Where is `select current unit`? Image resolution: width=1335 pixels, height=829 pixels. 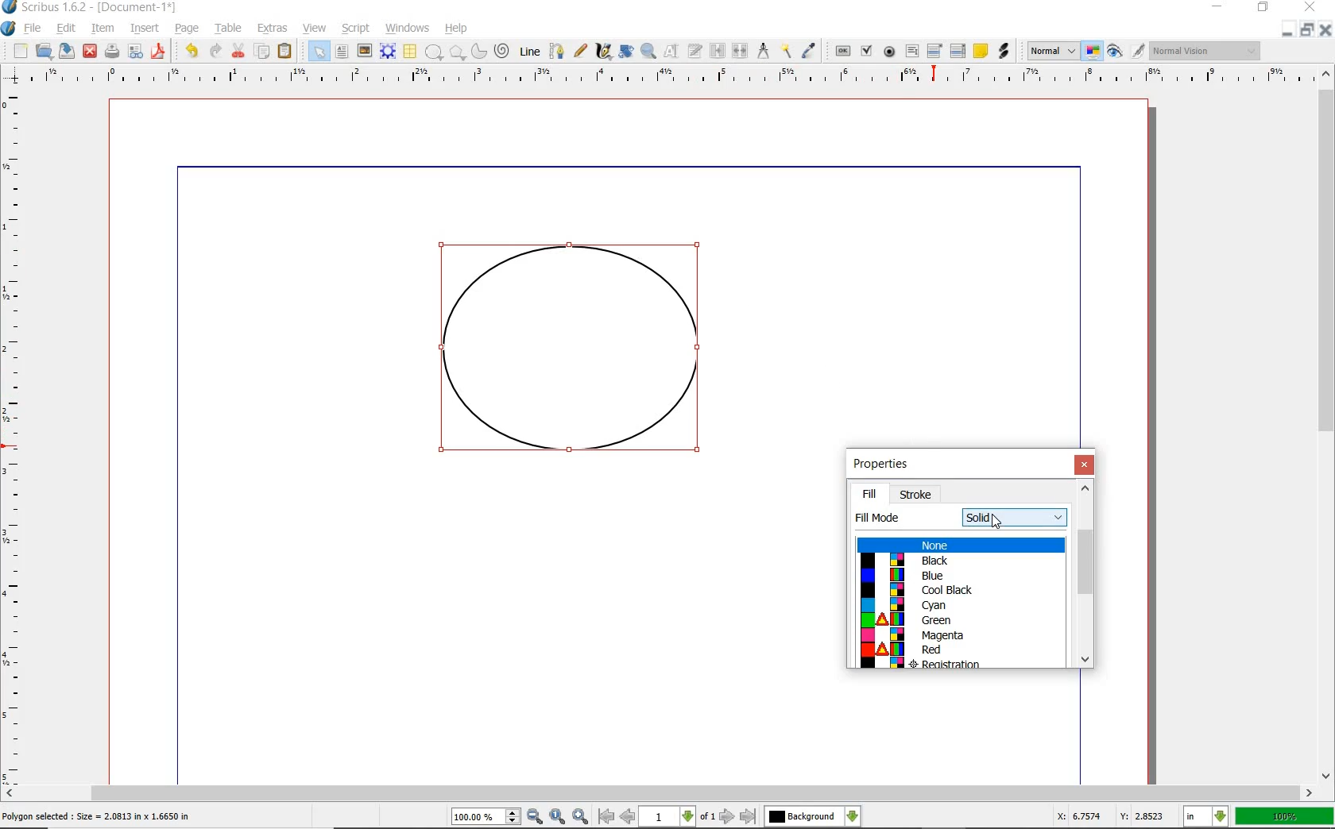
select current unit is located at coordinates (1205, 815).